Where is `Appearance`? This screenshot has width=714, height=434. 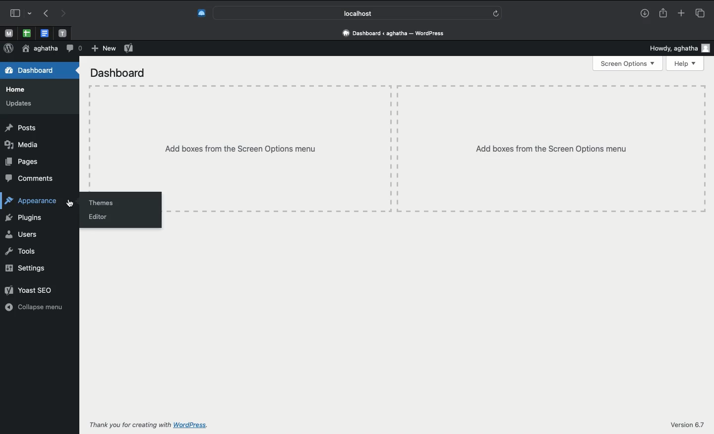 Appearance is located at coordinates (35, 202).